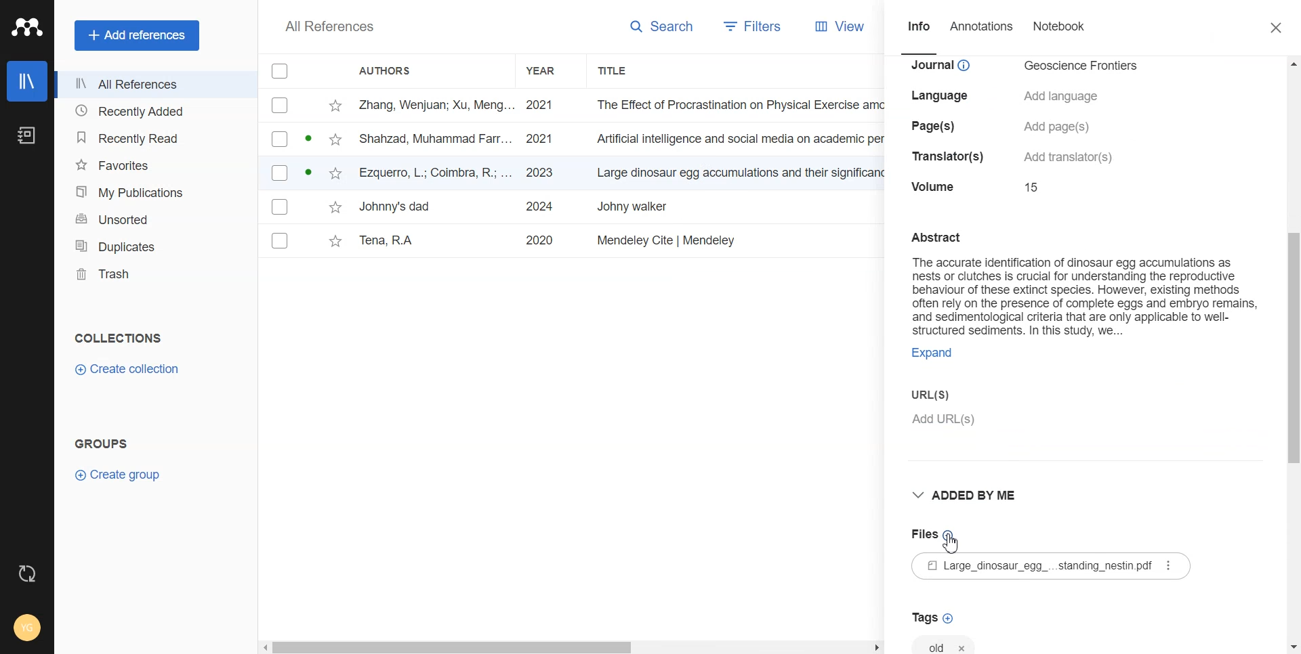 The width and height of the screenshot is (1301, 654). I want to click on Authors, so click(392, 70).